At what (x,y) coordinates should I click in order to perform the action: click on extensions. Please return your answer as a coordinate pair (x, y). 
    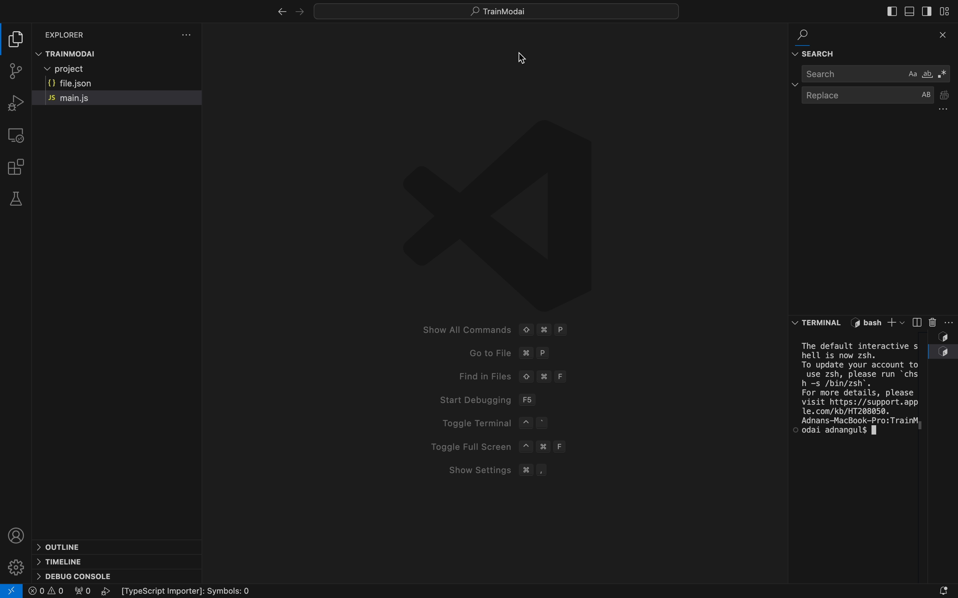
    Looking at the image, I should click on (19, 167).